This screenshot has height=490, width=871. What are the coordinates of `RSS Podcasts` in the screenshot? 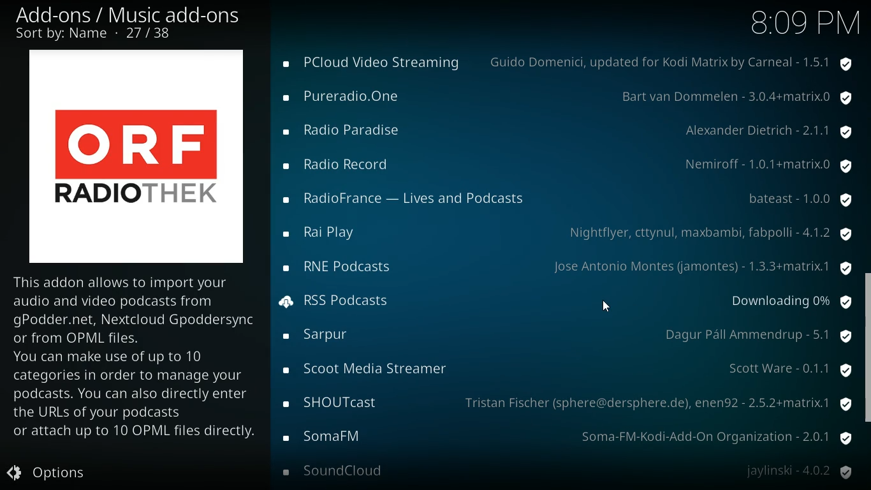 It's located at (352, 301).